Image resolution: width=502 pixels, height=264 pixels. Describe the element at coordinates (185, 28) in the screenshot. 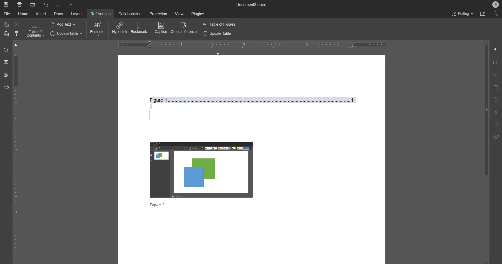

I see `Cross-Reference` at that location.